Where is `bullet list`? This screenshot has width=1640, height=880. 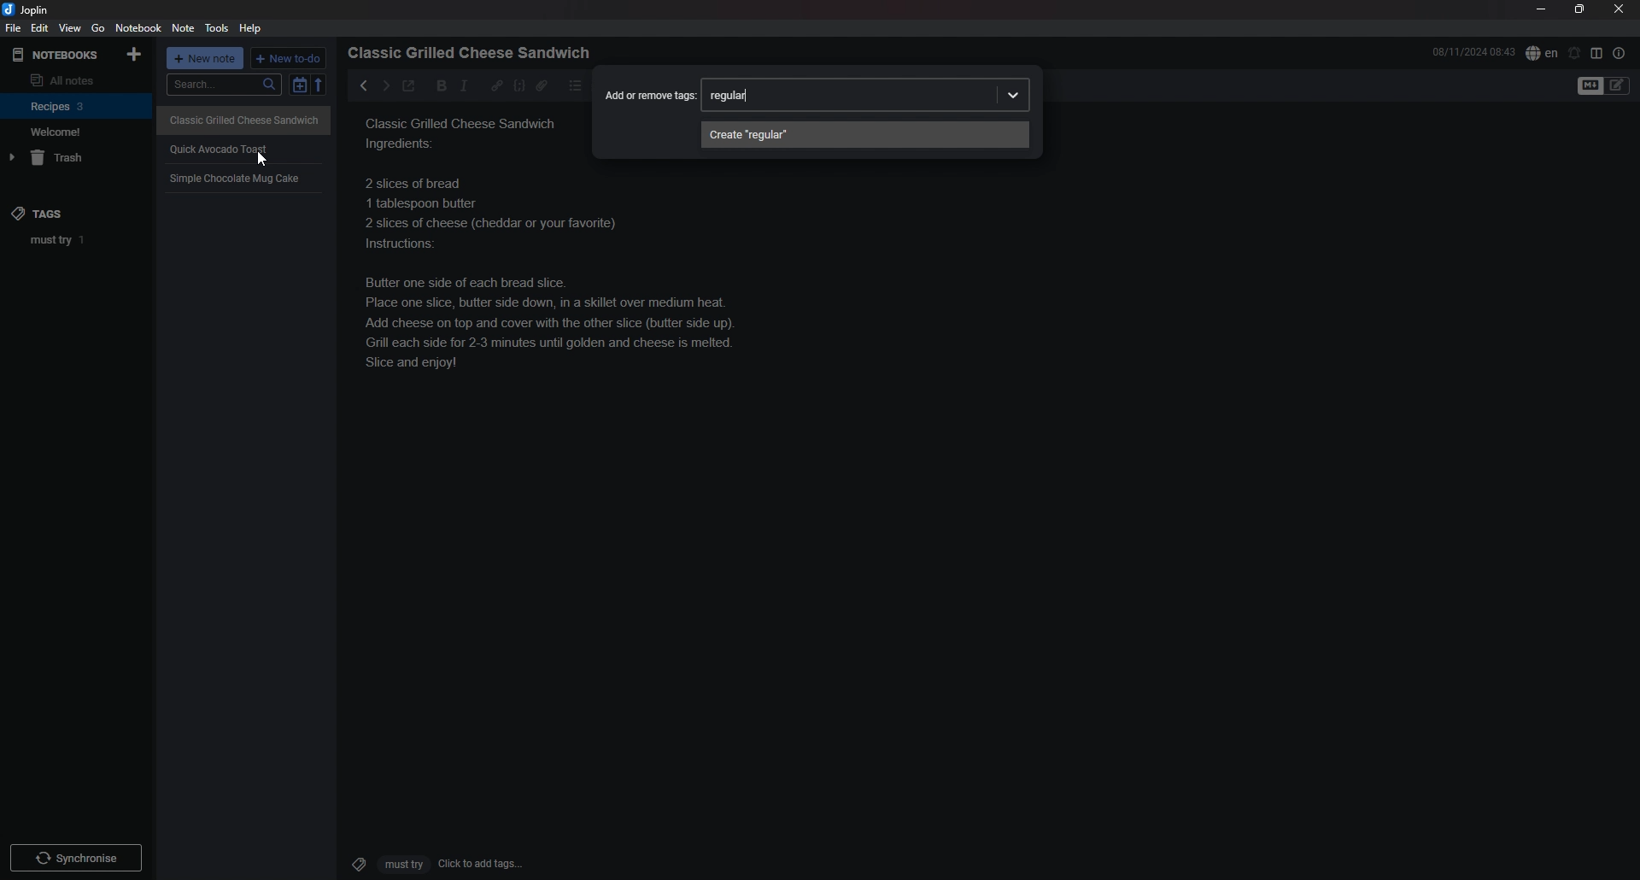
bullet list is located at coordinates (576, 85).